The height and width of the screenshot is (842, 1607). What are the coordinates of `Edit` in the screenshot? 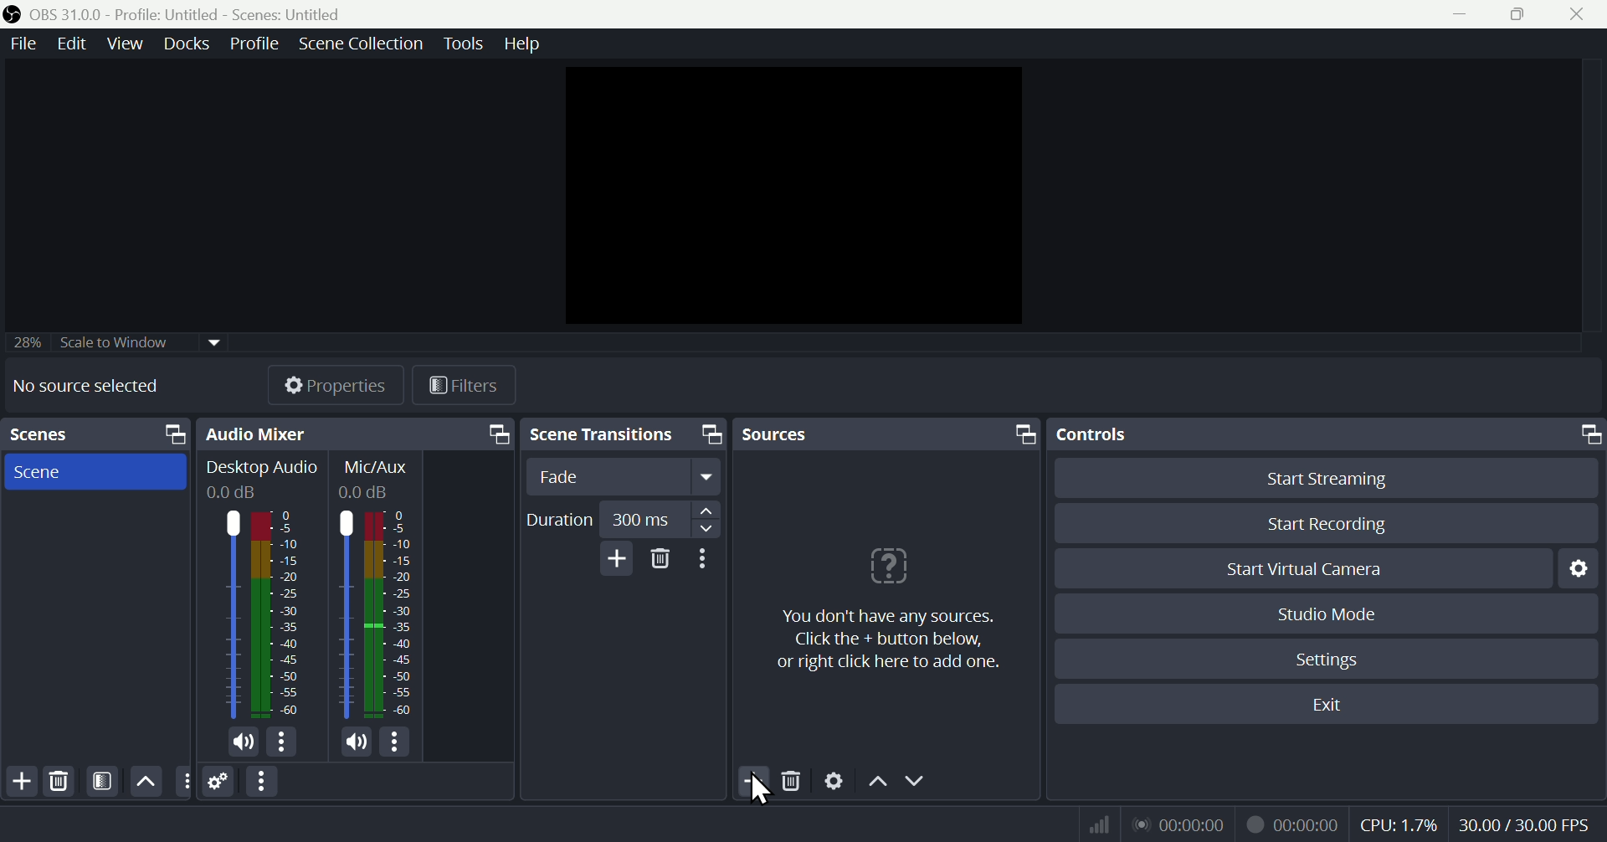 It's located at (69, 44).